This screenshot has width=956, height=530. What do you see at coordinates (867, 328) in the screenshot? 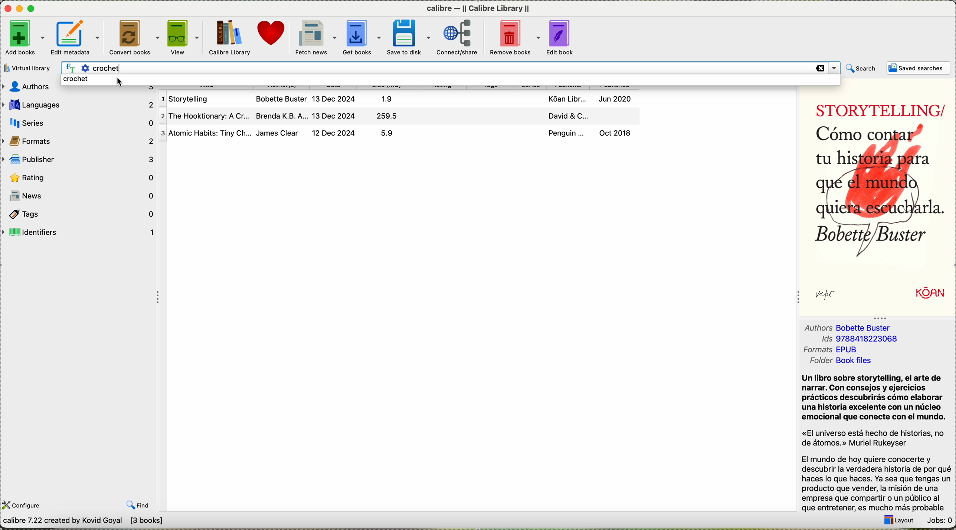
I see `Bobettle Buster` at bounding box center [867, 328].